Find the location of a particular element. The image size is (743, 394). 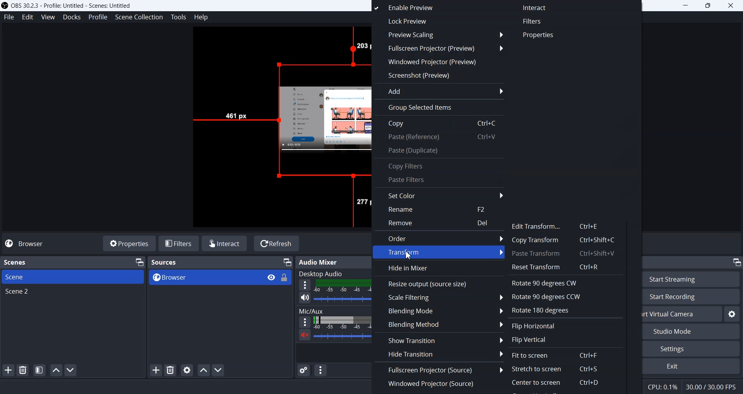

Preview Scaling is located at coordinates (440, 34).